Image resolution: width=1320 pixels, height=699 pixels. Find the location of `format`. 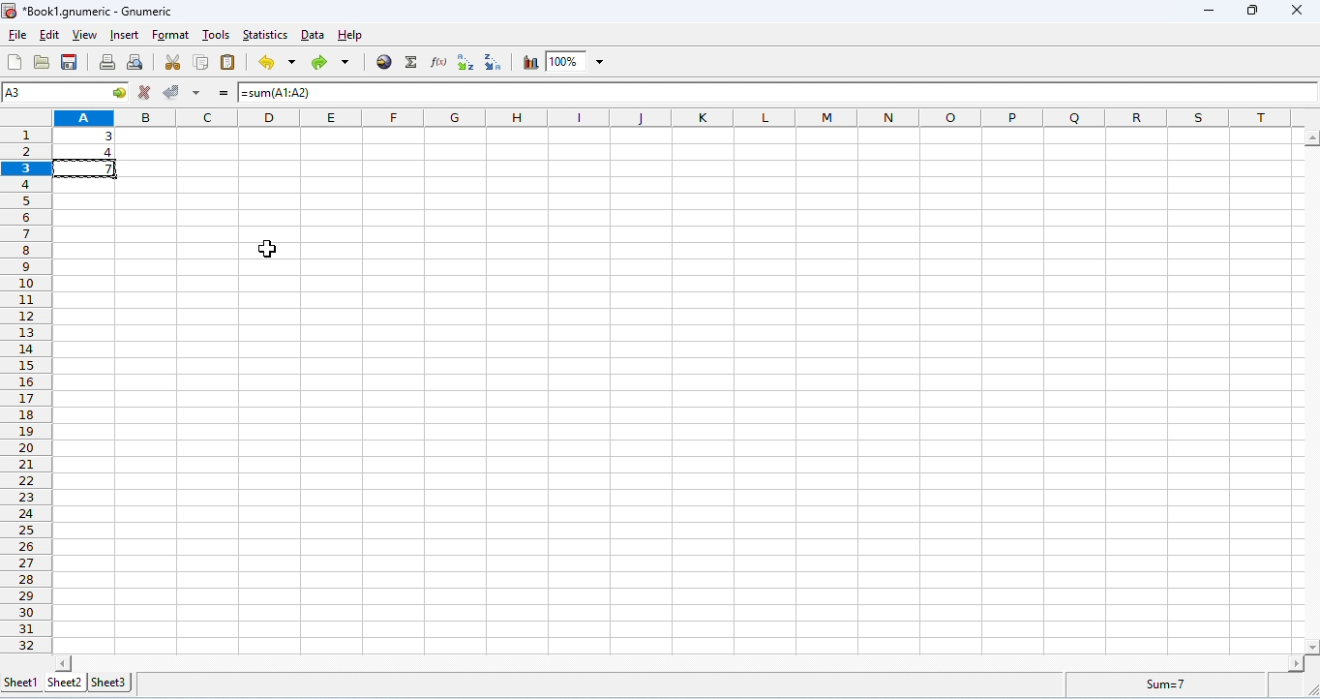

format is located at coordinates (171, 36).